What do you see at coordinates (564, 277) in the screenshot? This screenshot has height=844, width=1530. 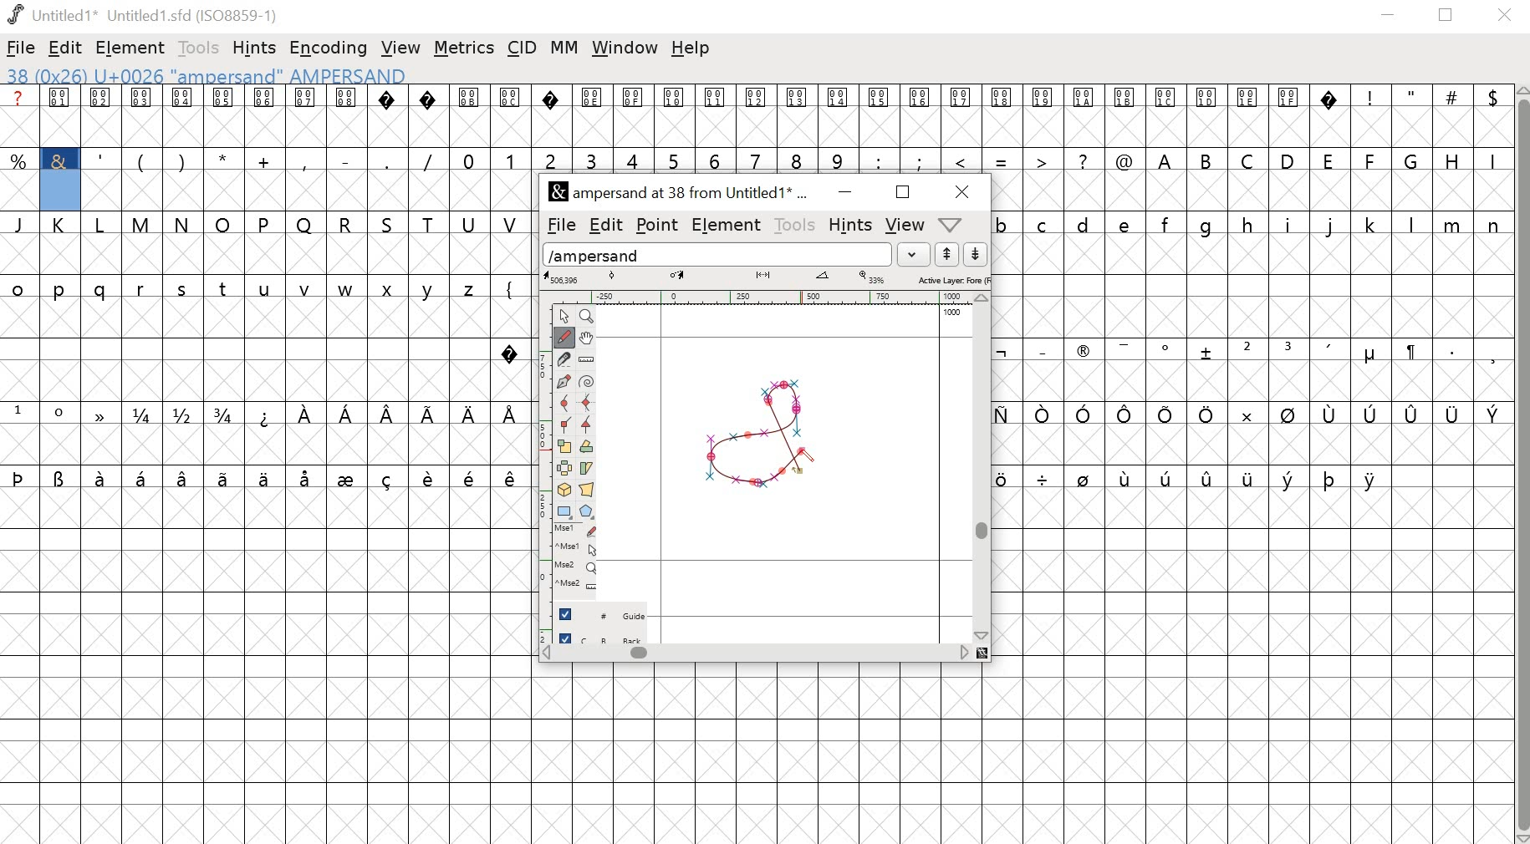 I see `cursor coordinate` at bounding box center [564, 277].